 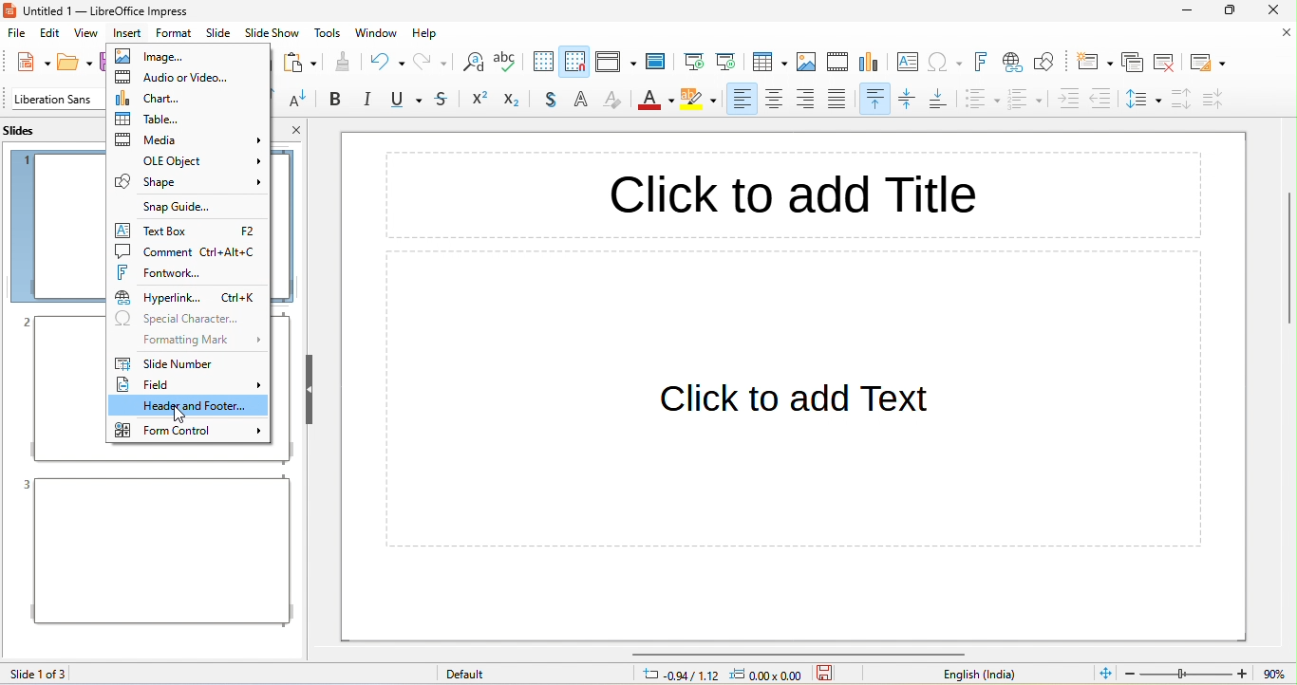 What do you see at coordinates (443, 101) in the screenshot?
I see `strikethrough` at bounding box center [443, 101].